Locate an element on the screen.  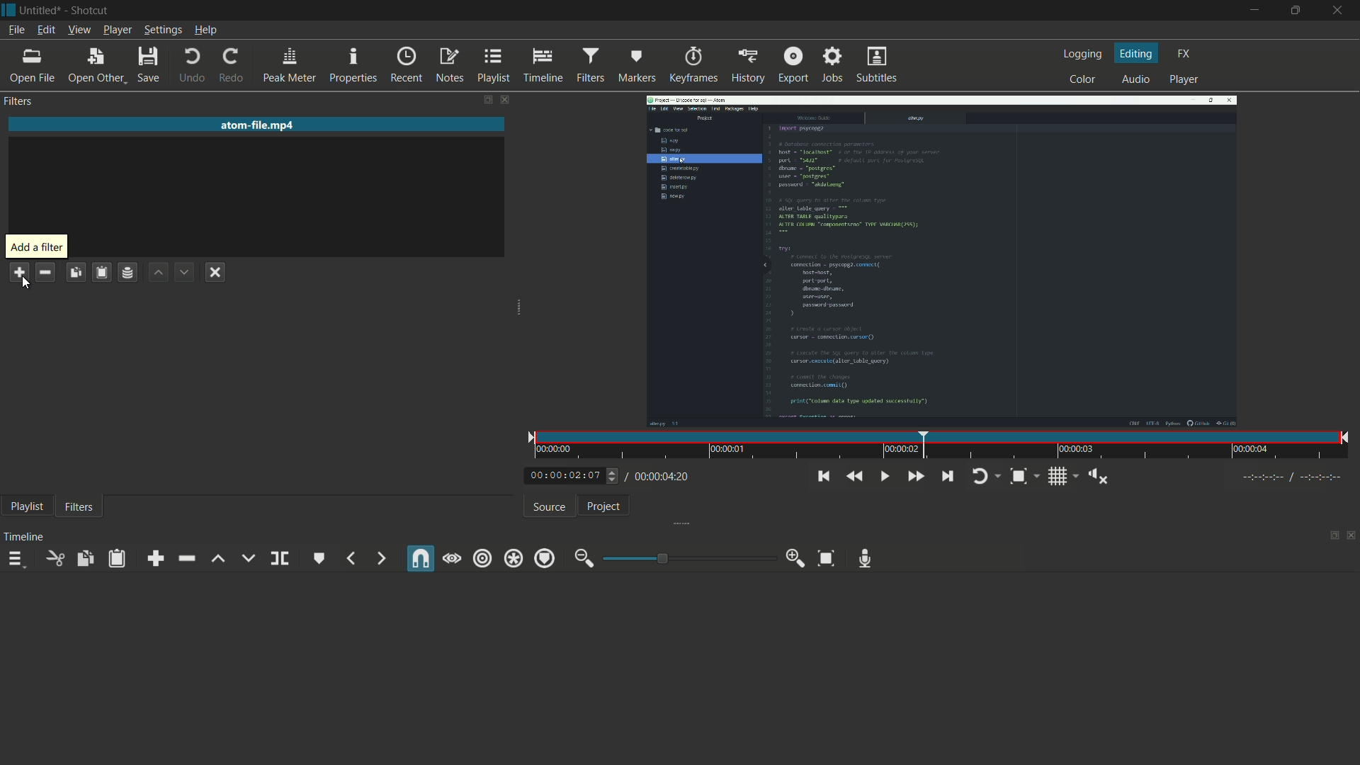
edit menu is located at coordinates (46, 30).